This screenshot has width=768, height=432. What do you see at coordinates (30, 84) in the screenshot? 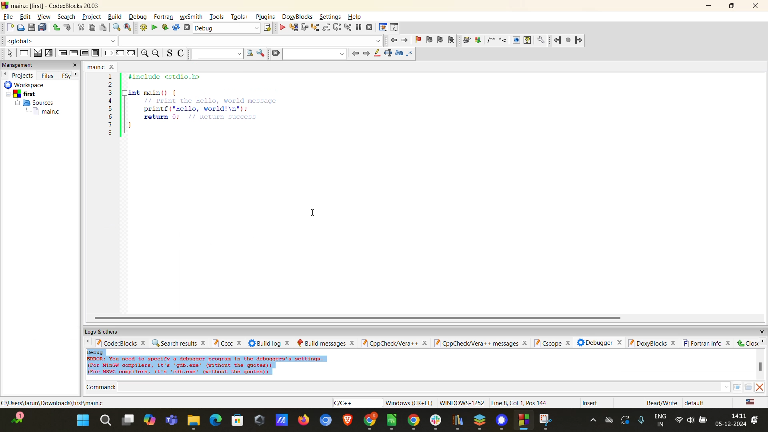
I see `workspace details` at bounding box center [30, 84].